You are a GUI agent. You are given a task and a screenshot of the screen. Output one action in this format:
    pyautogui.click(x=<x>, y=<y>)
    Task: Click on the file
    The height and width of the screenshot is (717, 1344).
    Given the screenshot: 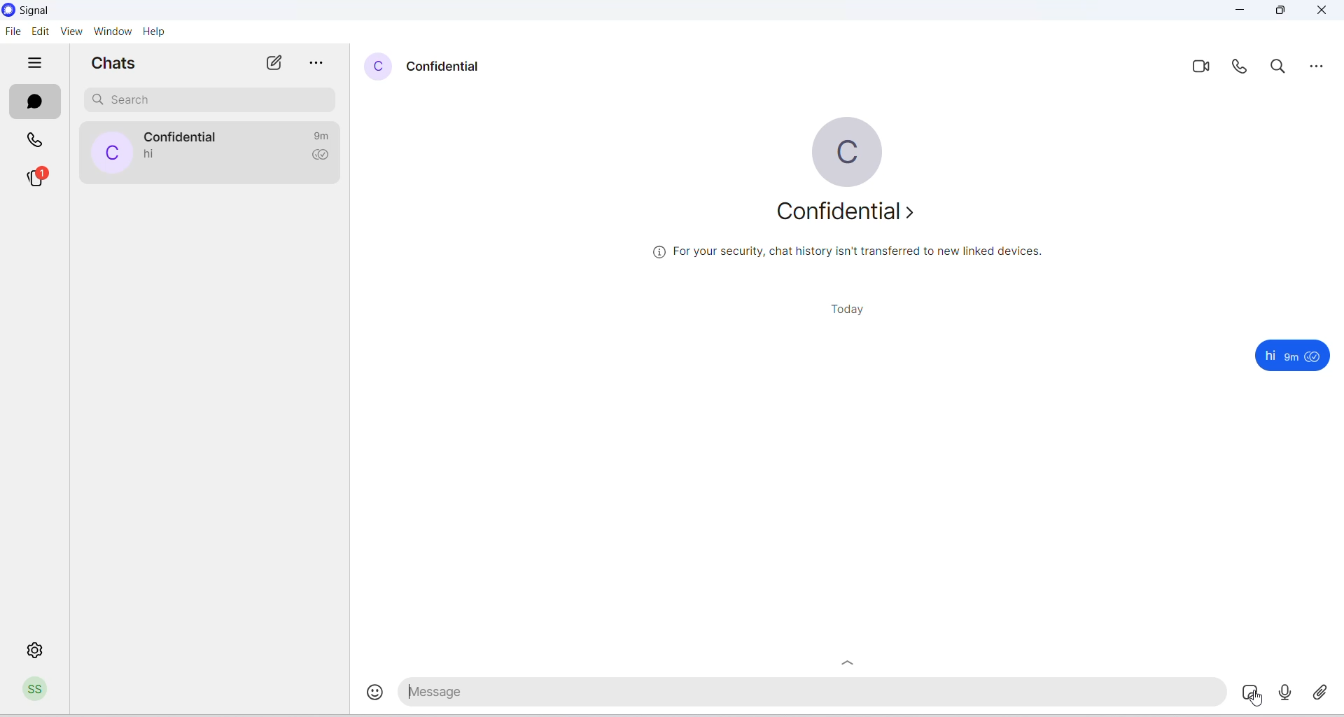 What is the action you would take?
    pyautogui.click(x=13, y=35)
    